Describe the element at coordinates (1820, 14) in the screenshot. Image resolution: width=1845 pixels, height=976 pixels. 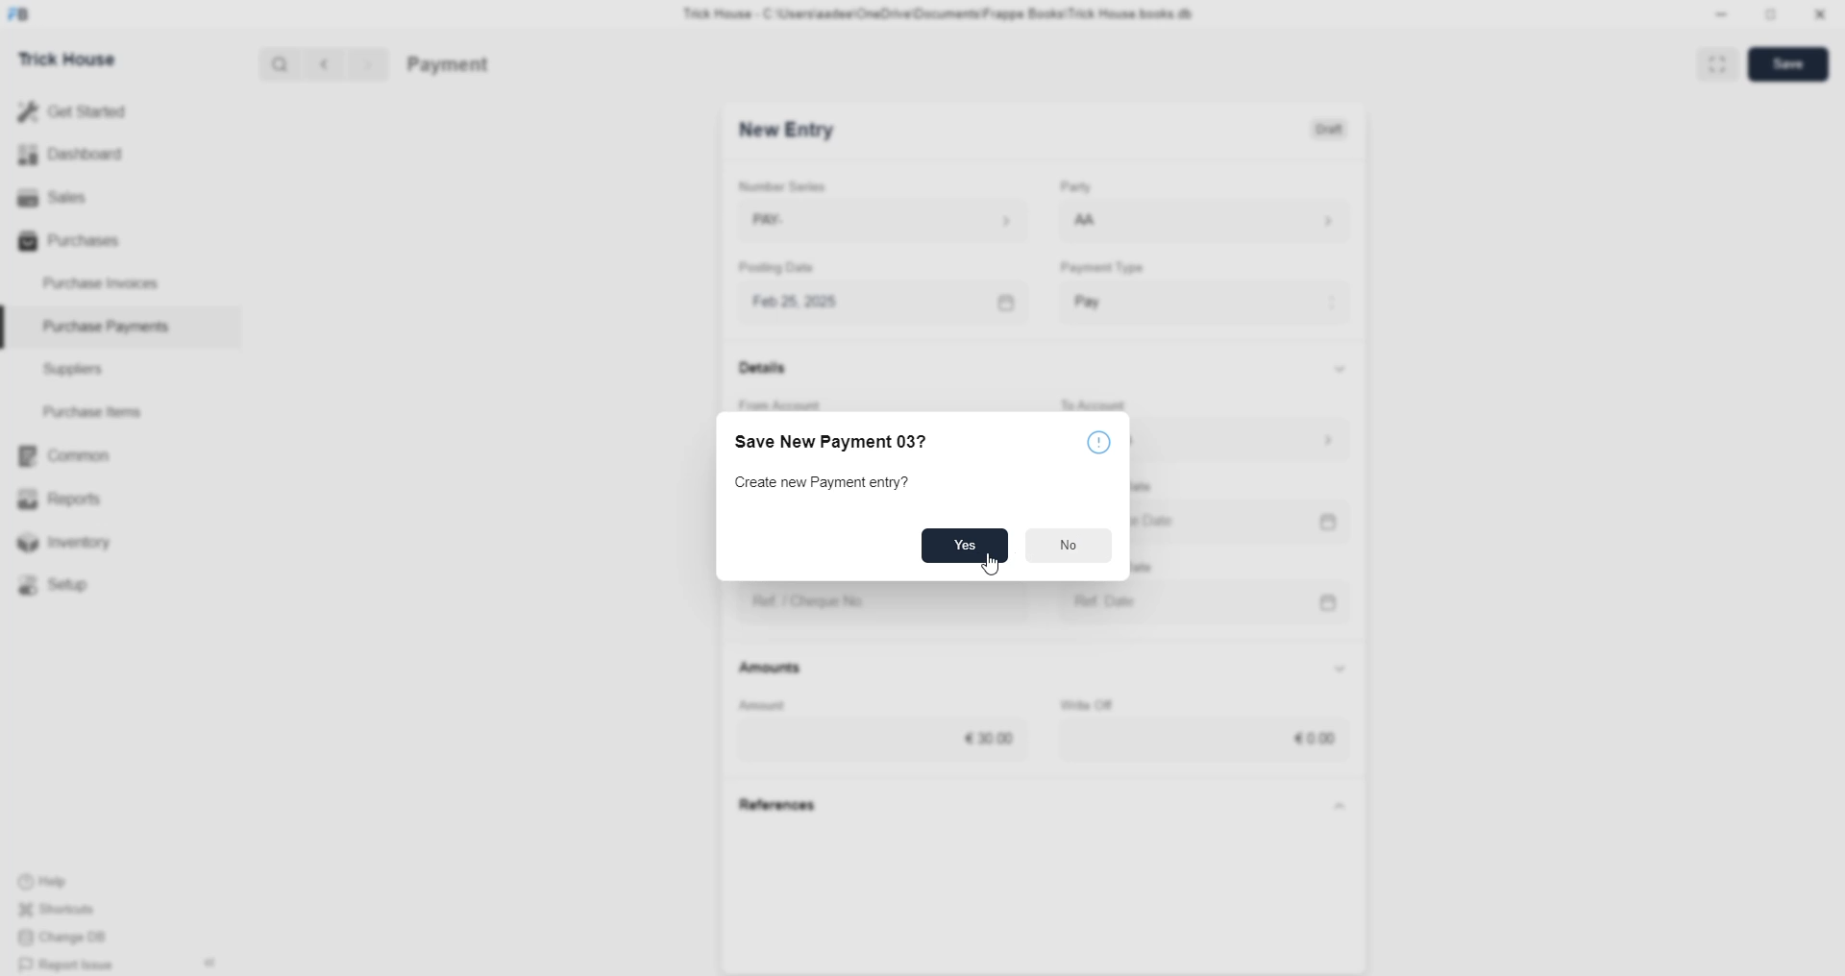
I see `close` at that location.